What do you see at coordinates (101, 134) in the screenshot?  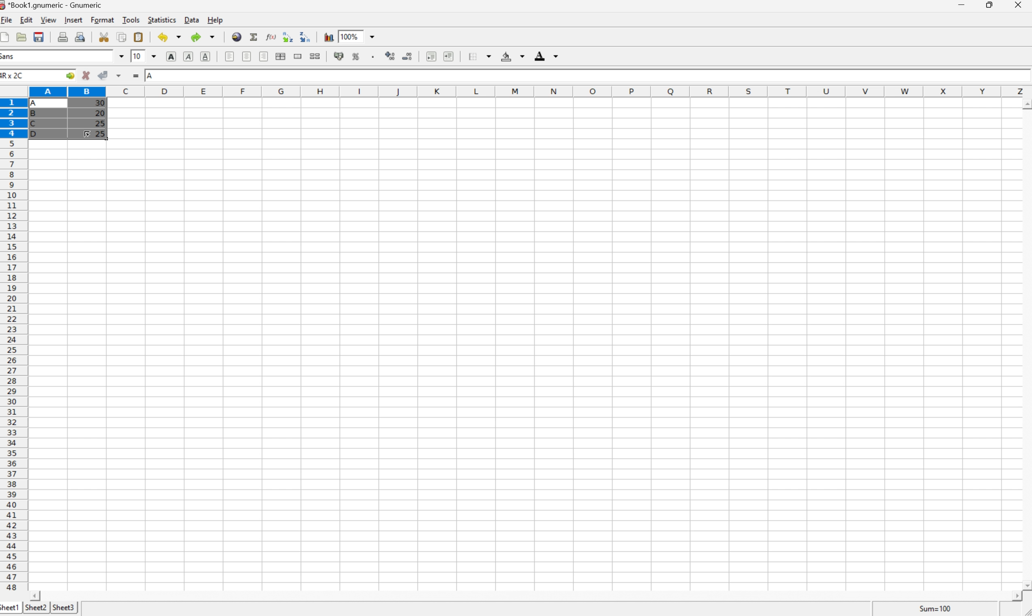 I see `25` at bounding box center [101, 134].